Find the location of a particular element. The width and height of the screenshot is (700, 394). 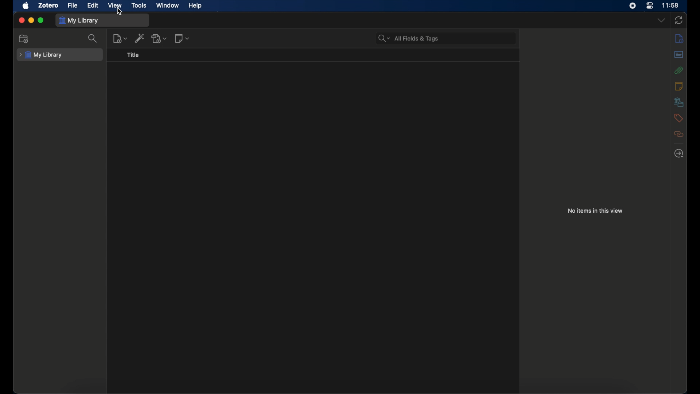

help is located at coordinates (195, 6).